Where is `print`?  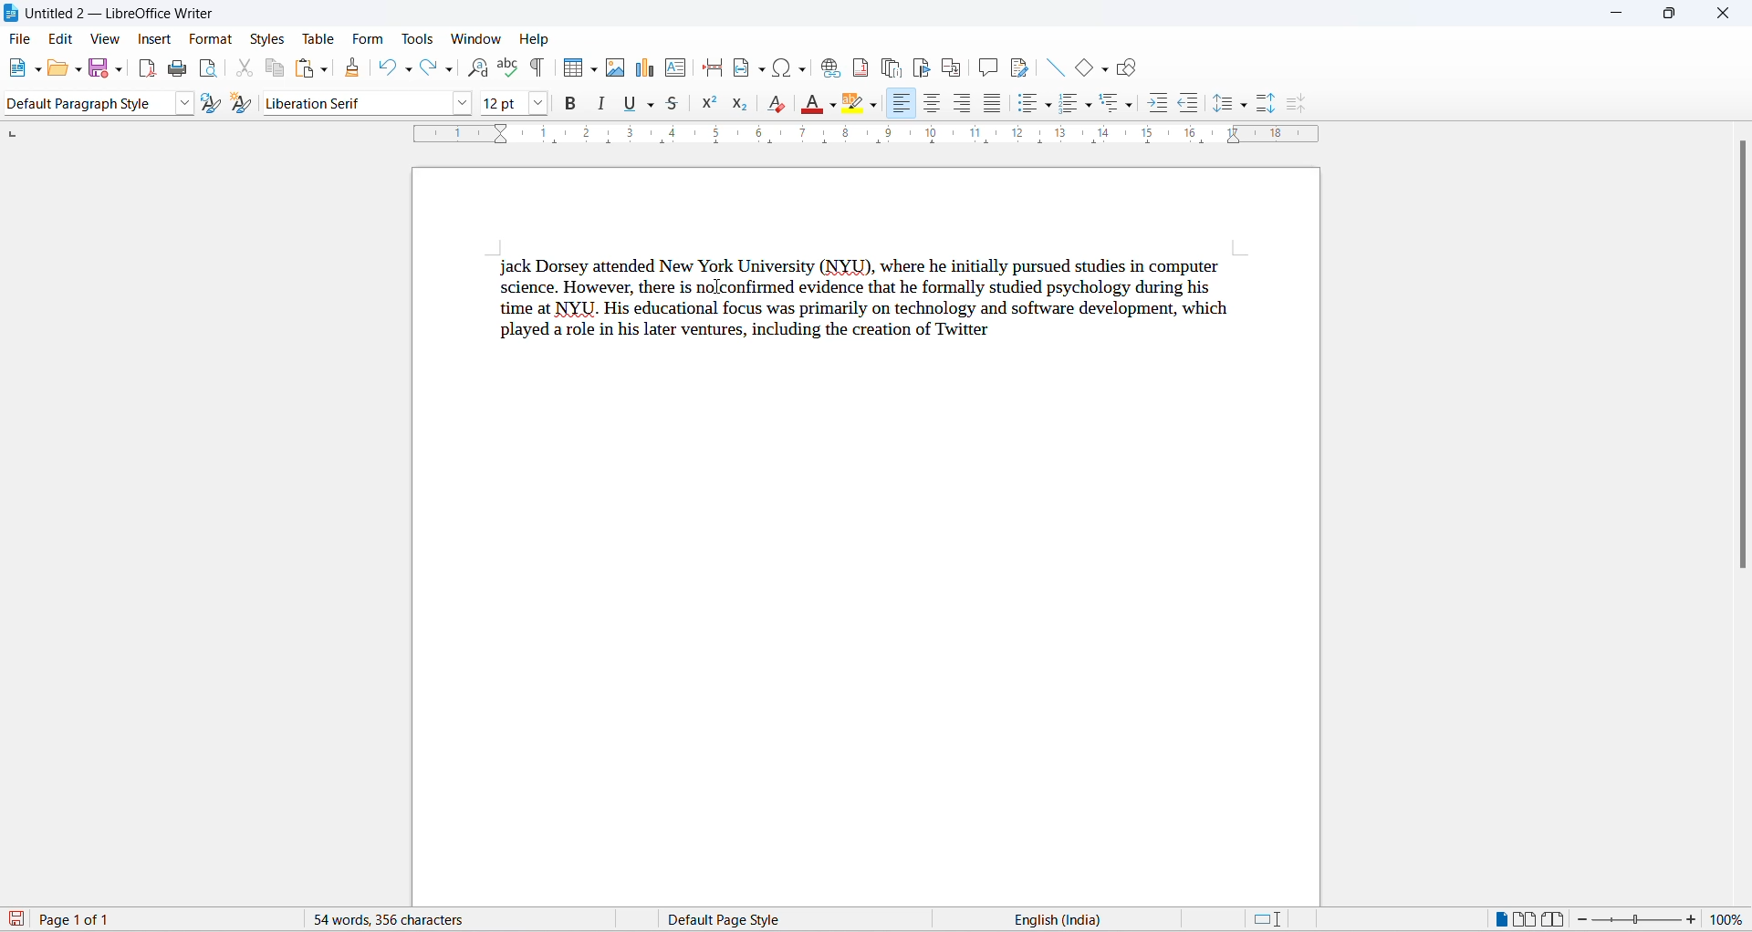 print is located at coordinates (178, 72).